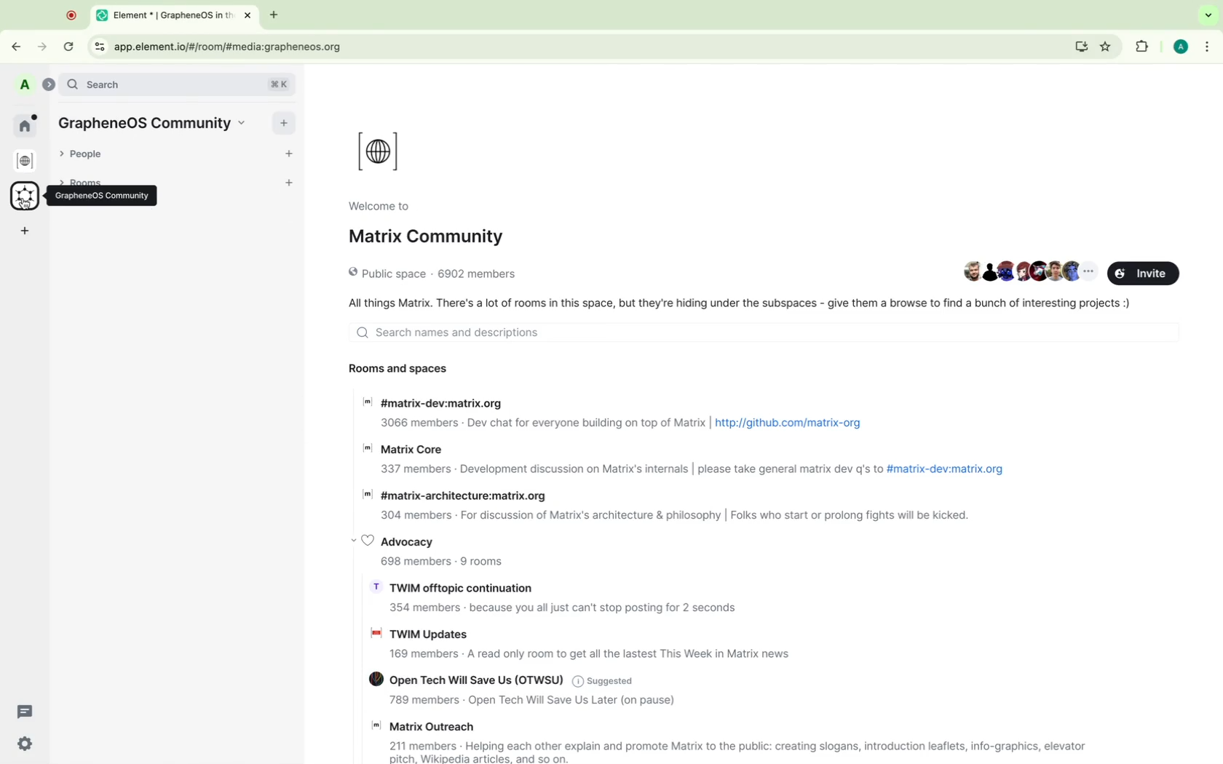  Describe the element at coordinates (407, 447) in the screenshot. I see `Matrix core` at that location.